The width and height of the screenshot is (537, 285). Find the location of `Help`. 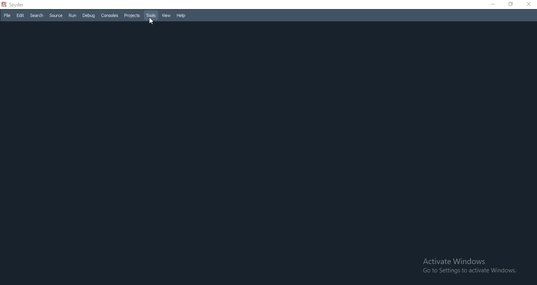

Help is located at coordinates (181, 15).